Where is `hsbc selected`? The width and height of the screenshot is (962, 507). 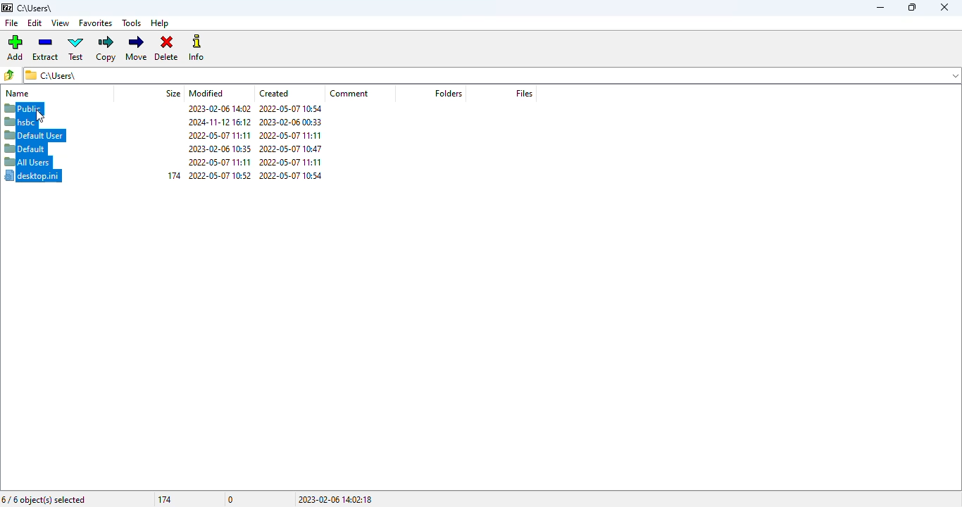 hsbc selected is located at coordinates (21, 123).